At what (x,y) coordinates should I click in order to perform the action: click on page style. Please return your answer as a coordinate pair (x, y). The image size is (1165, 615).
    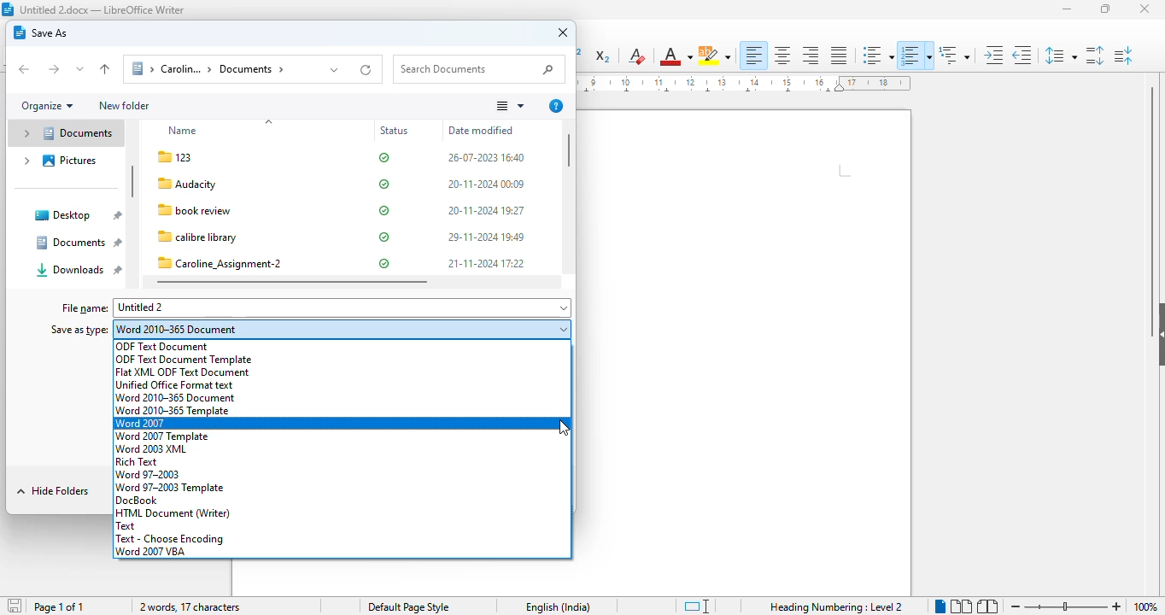
    Looking at the image, I should click on (409, 606).